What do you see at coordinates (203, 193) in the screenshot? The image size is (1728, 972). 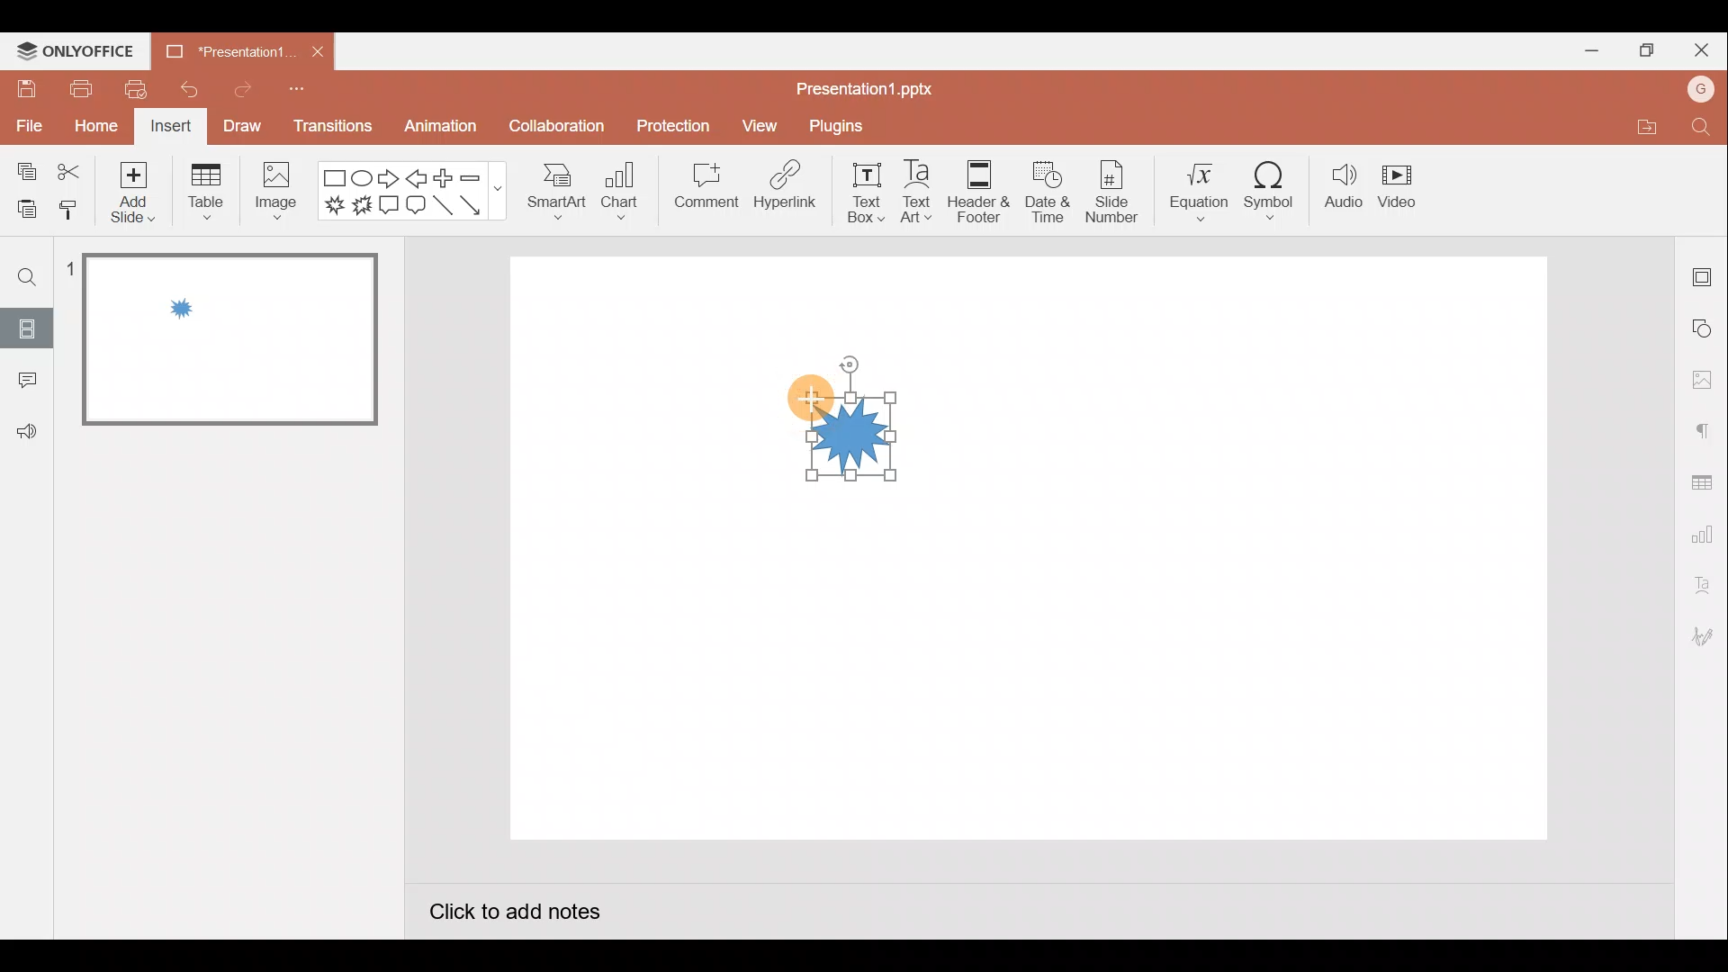 I see `Table` at bounding box center [203, 193].